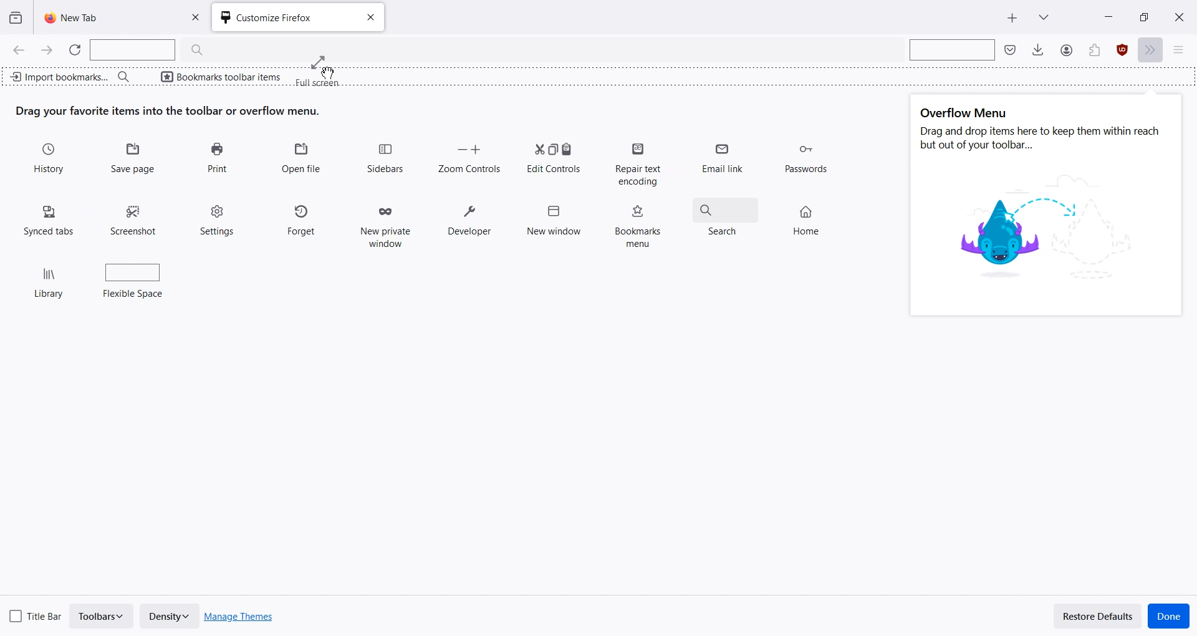 The width and height of the screenshot is (1197, 636). What do you see at coordinates (1044, 16) in the screenshot?
I see `List all tab` at bounding box center [1044, 16].